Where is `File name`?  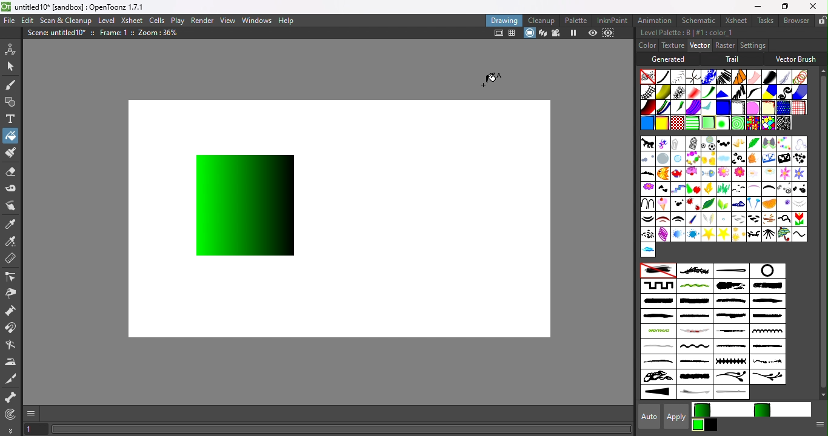
File name is located at coordinates (84, 7).